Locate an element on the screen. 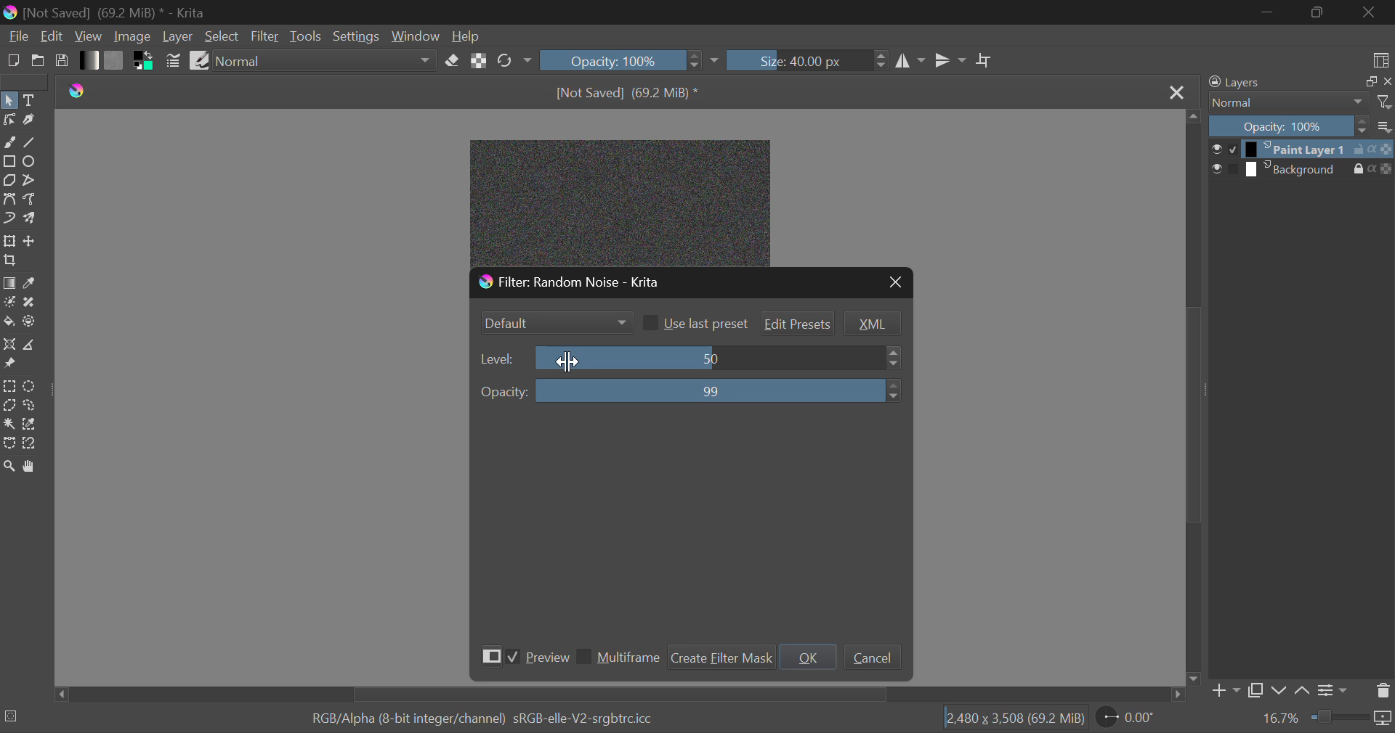  Minimize is located at coordinates (1316, 12).